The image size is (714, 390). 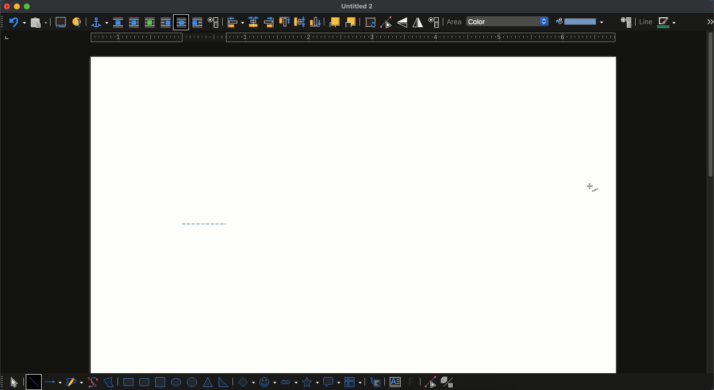 I want to click on right triangle, so click(x=223, y=382).